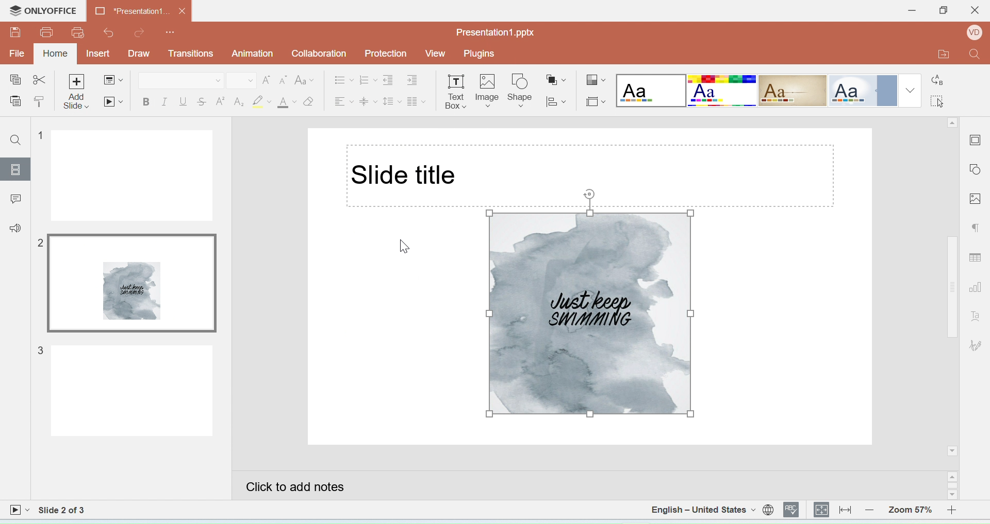 The width and height of the screenshot is (990, 524). Describe the element at coordinates (191, 54) in the screenshot. I see `Transitions` at that location.